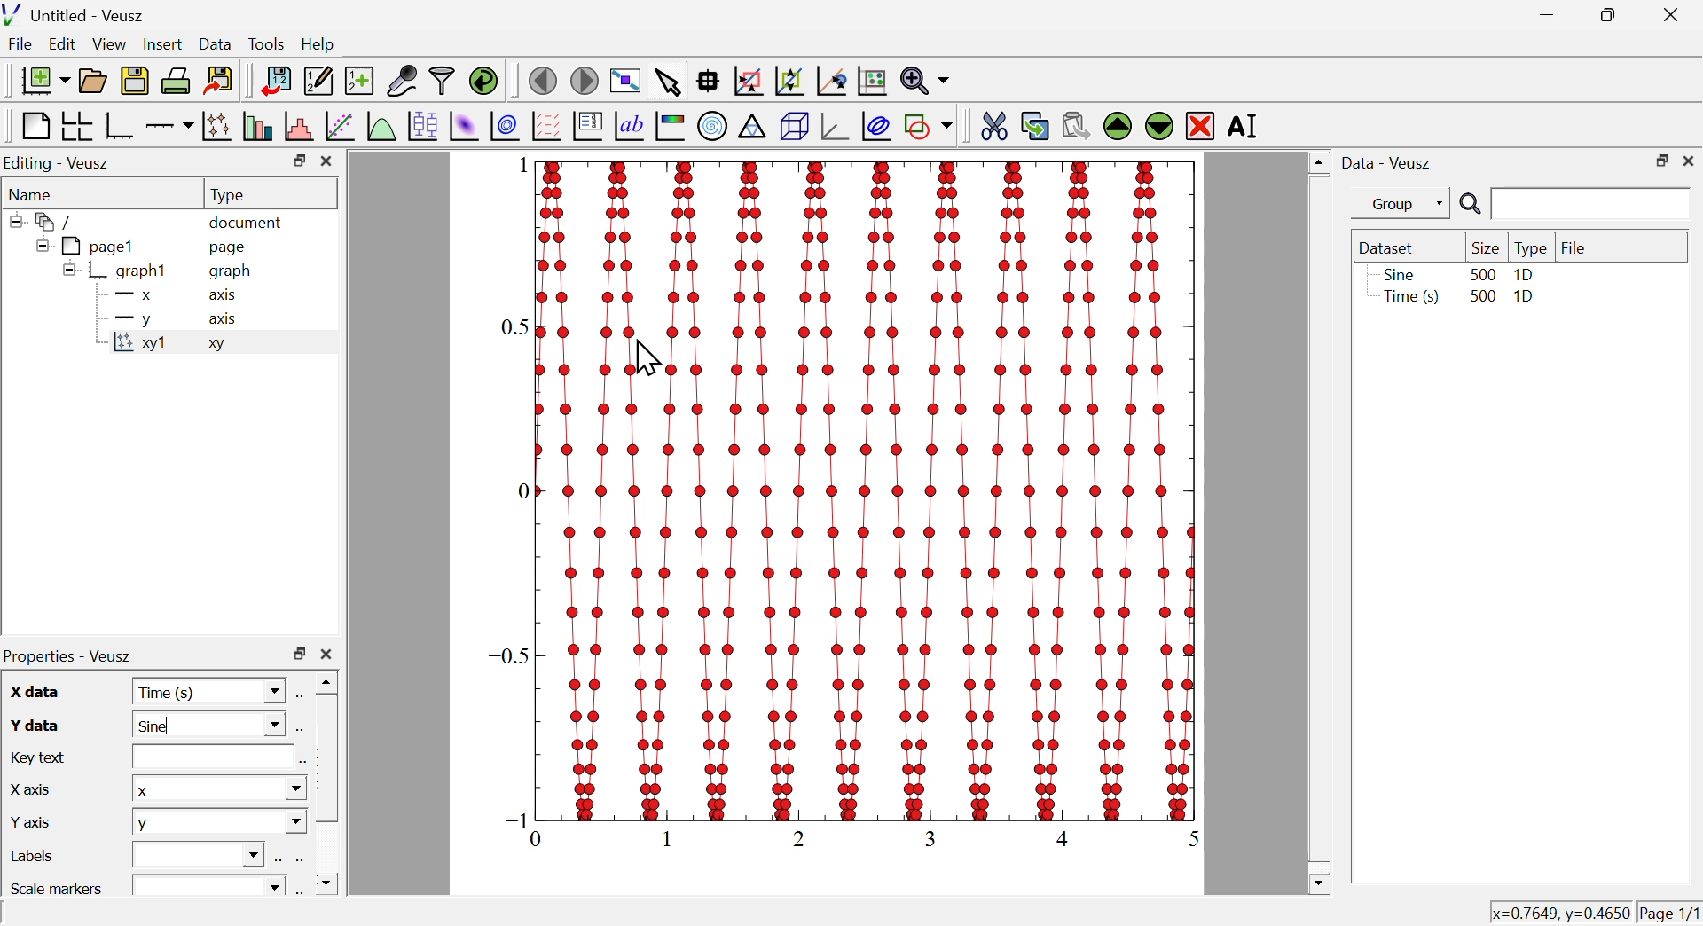 The width and height of the screenshot is (1703, 926). Describe the element at coordinates (231, 194) in the screenshot. I see `type` at that location.